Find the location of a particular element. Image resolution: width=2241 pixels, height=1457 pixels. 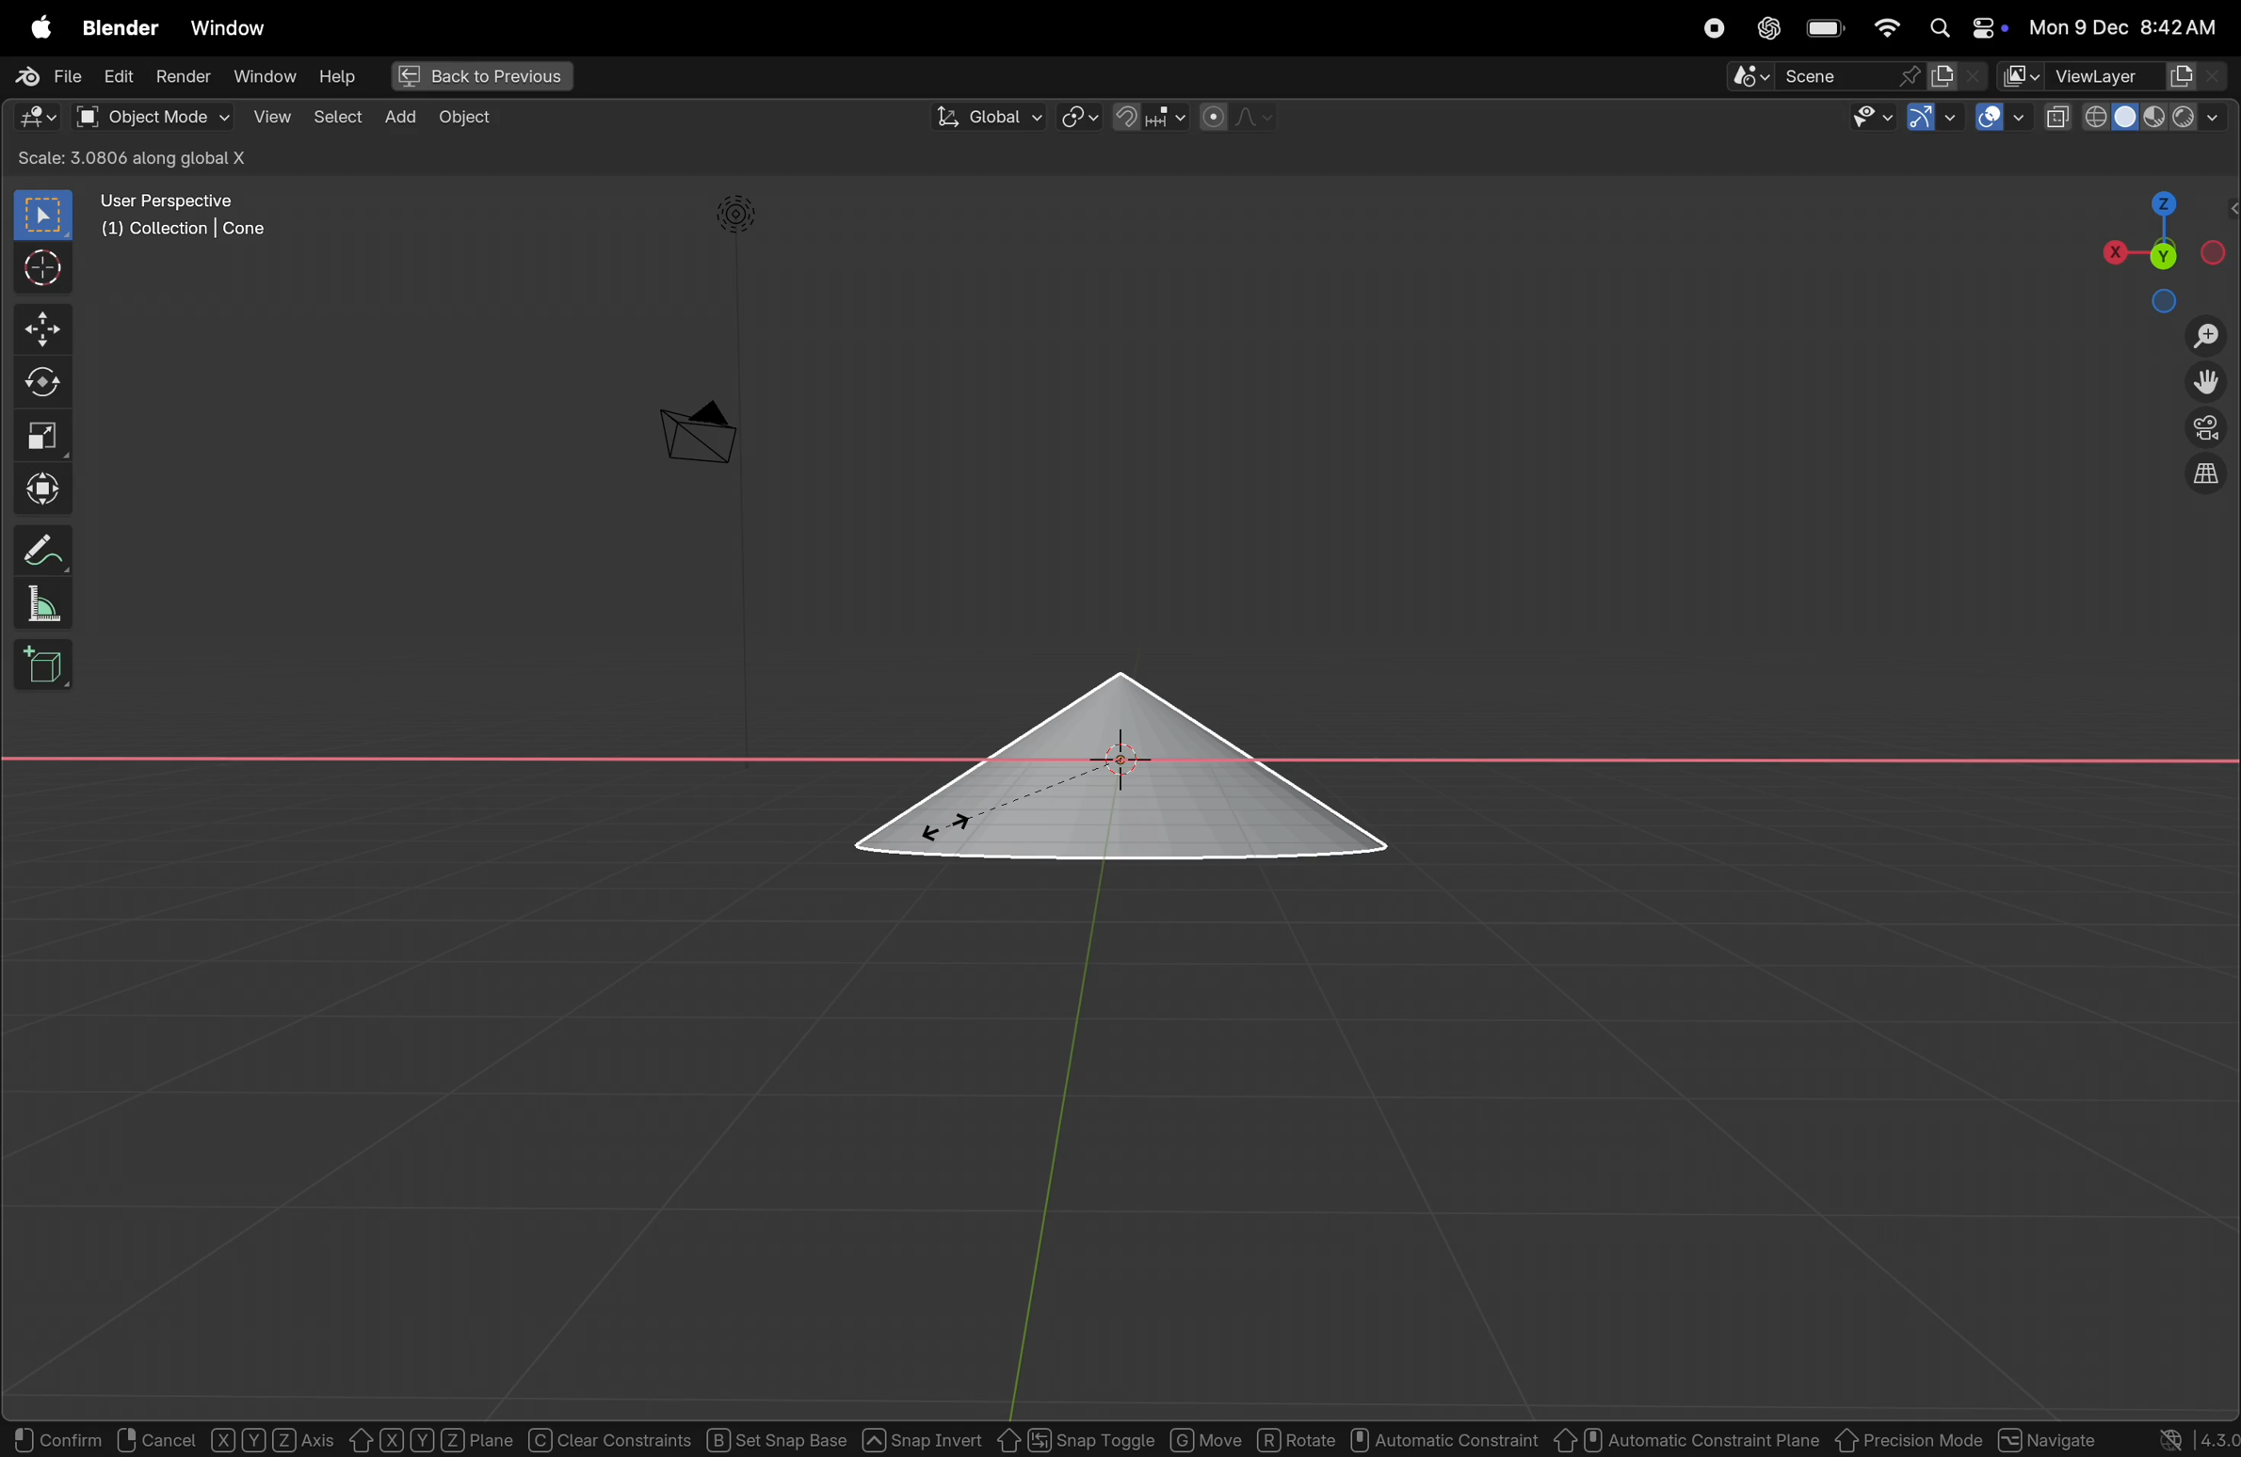

new scene is located at coordinates (1955, 75).